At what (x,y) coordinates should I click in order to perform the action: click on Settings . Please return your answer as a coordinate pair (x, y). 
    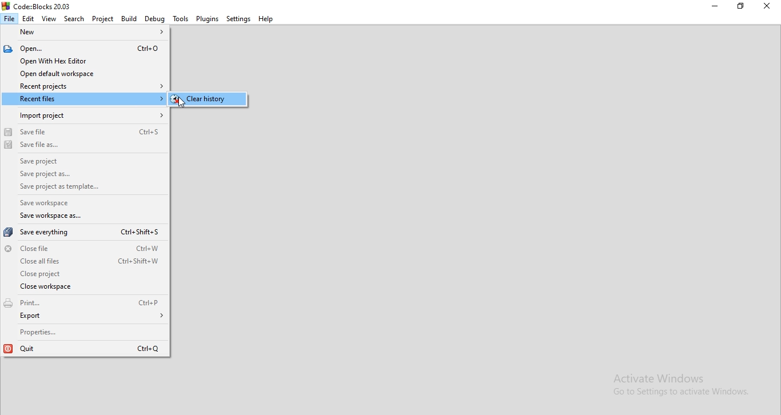
    Looking at the image, I should click on (238, 19).